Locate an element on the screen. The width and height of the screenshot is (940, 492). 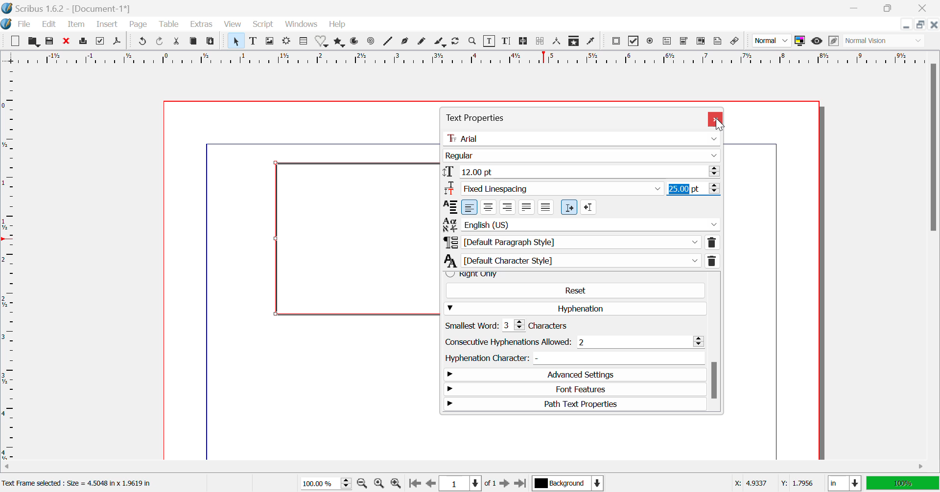
Preview Mode is located at coordinates (817, 42).